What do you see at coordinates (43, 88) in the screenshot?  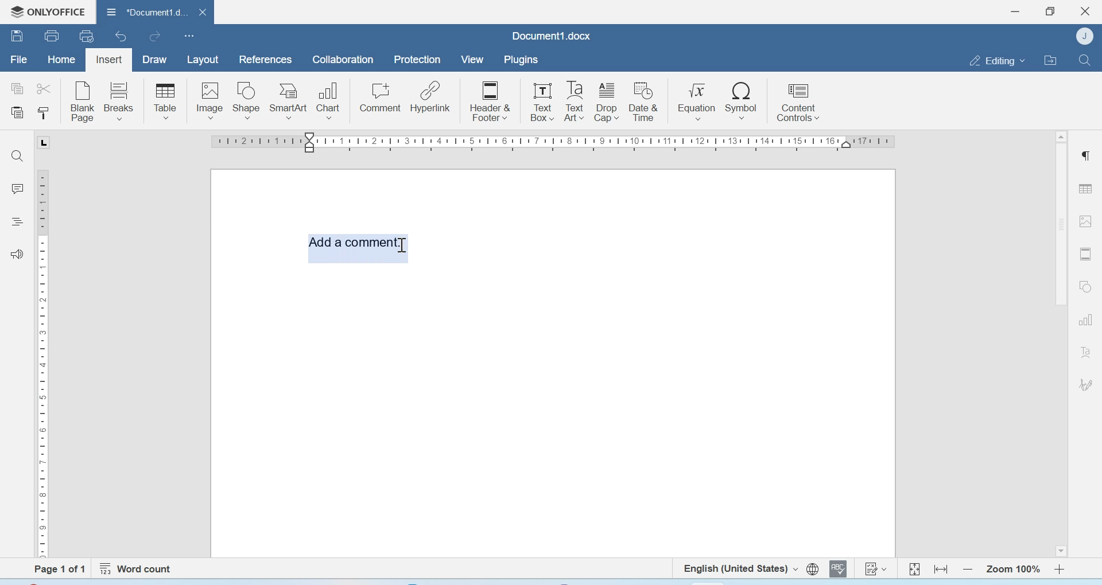 I see `Cut` at bounding box center [43, 88].